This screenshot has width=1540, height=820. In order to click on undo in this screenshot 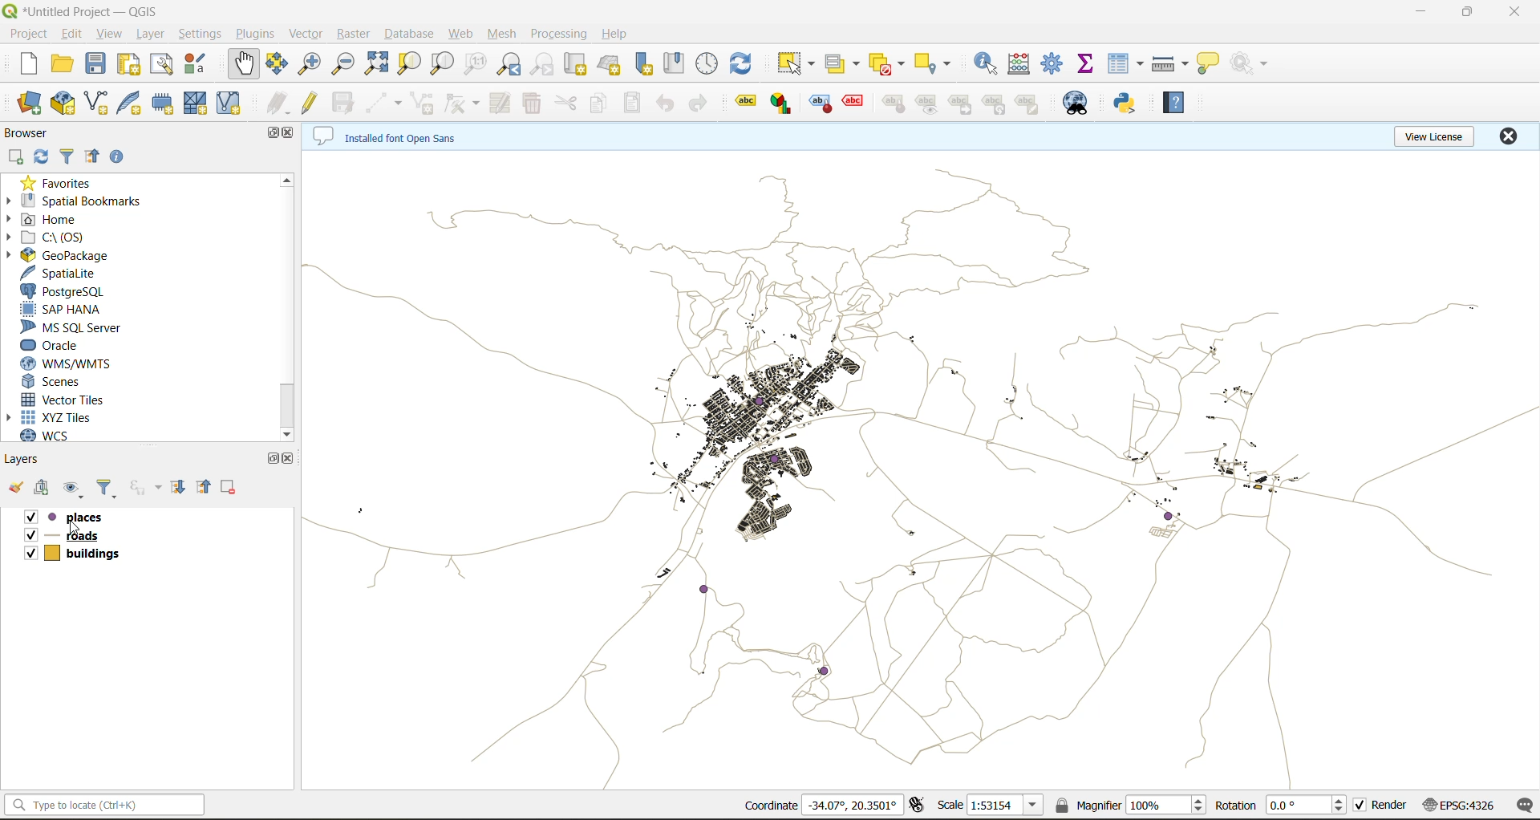, I will do `click(667, 102)`.